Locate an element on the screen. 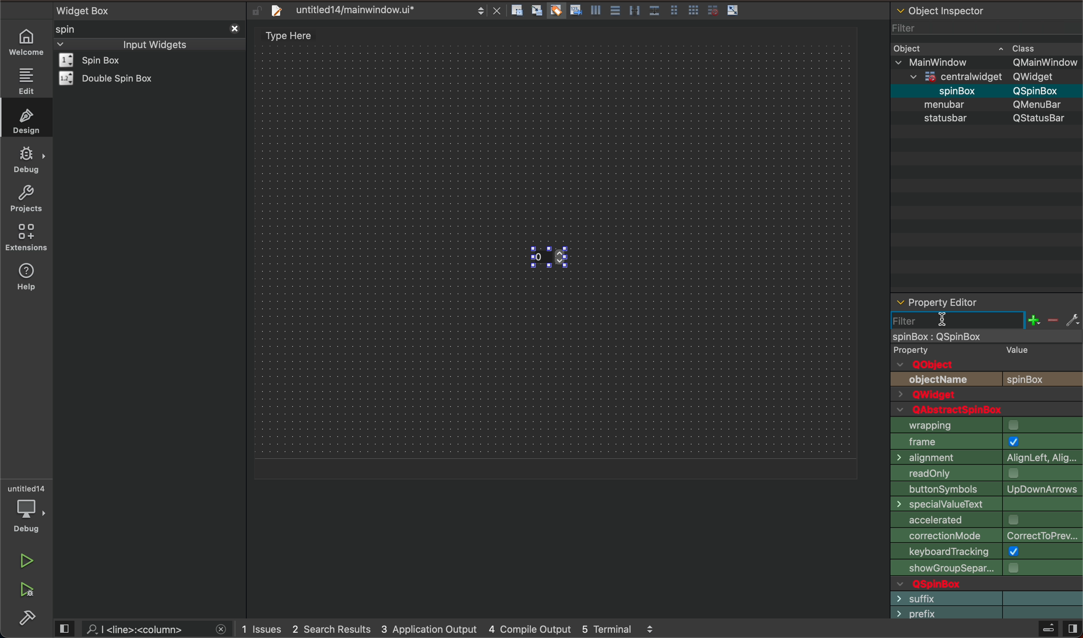 Image resolution: width=1083 pixels, height=638 pixels. object inspector is located at coordinates (987, 9).